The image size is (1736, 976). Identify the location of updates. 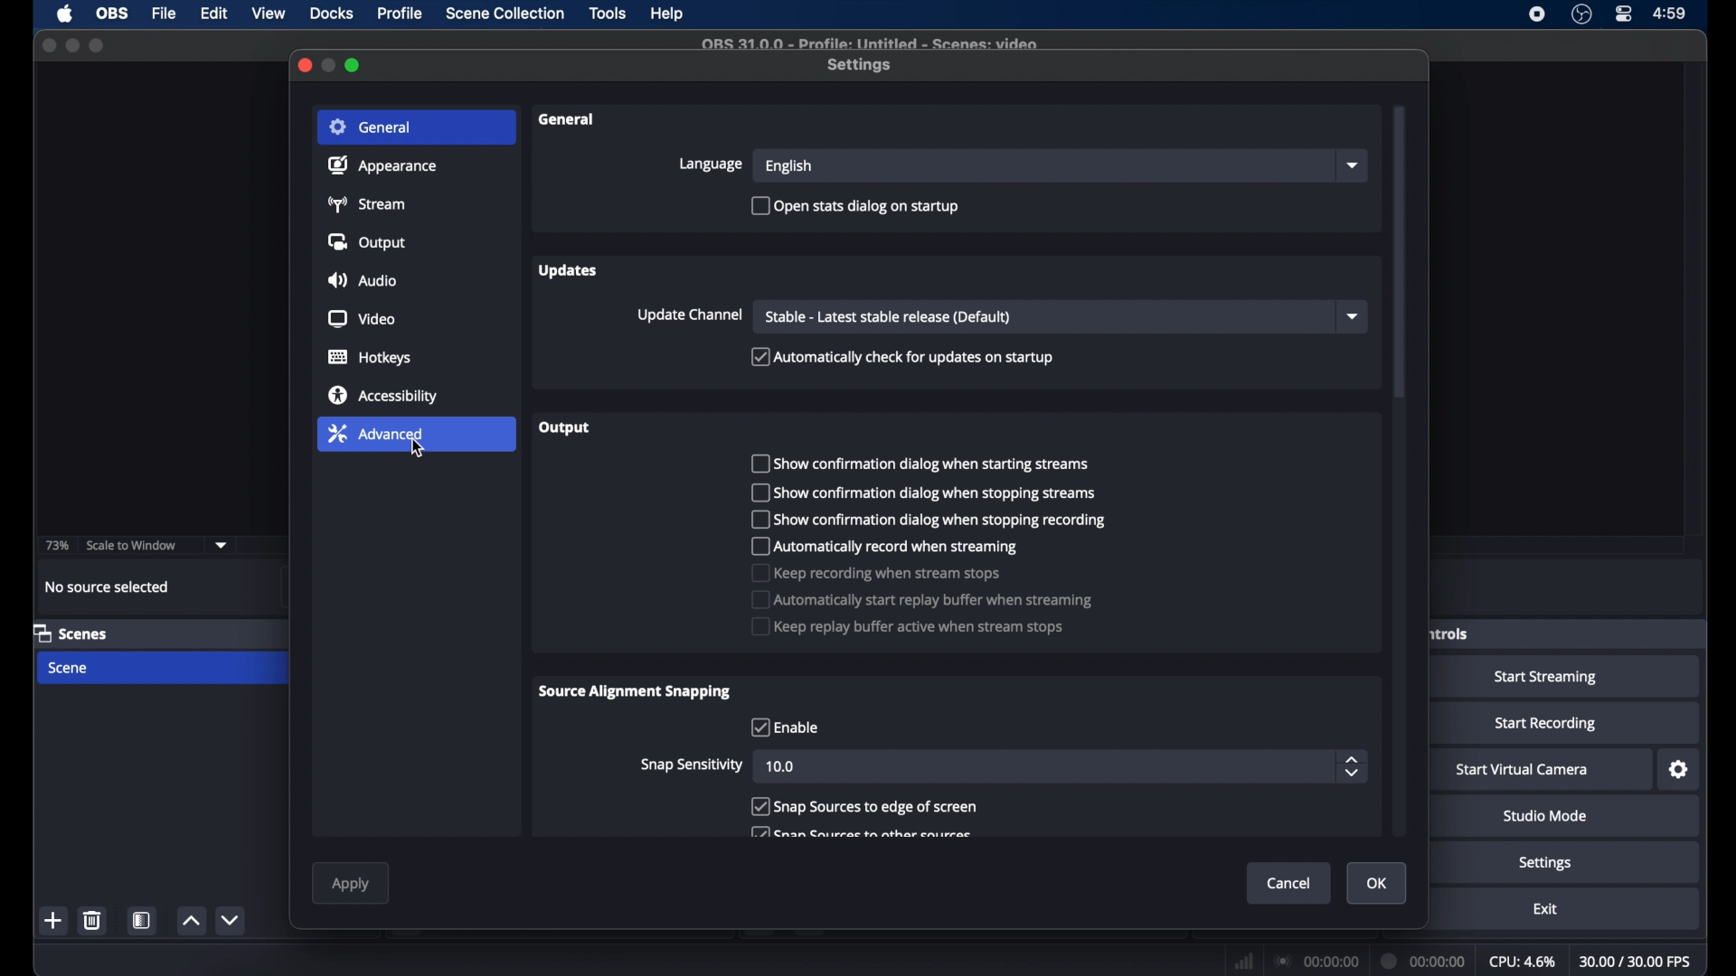
(564, 271).